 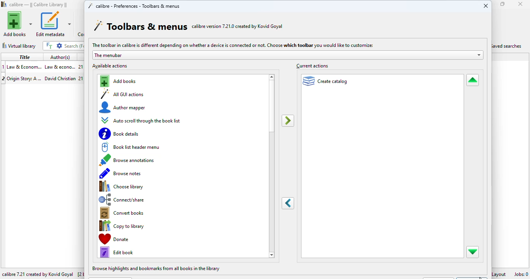 I want to click on edit book, so click(x=118, y=252).